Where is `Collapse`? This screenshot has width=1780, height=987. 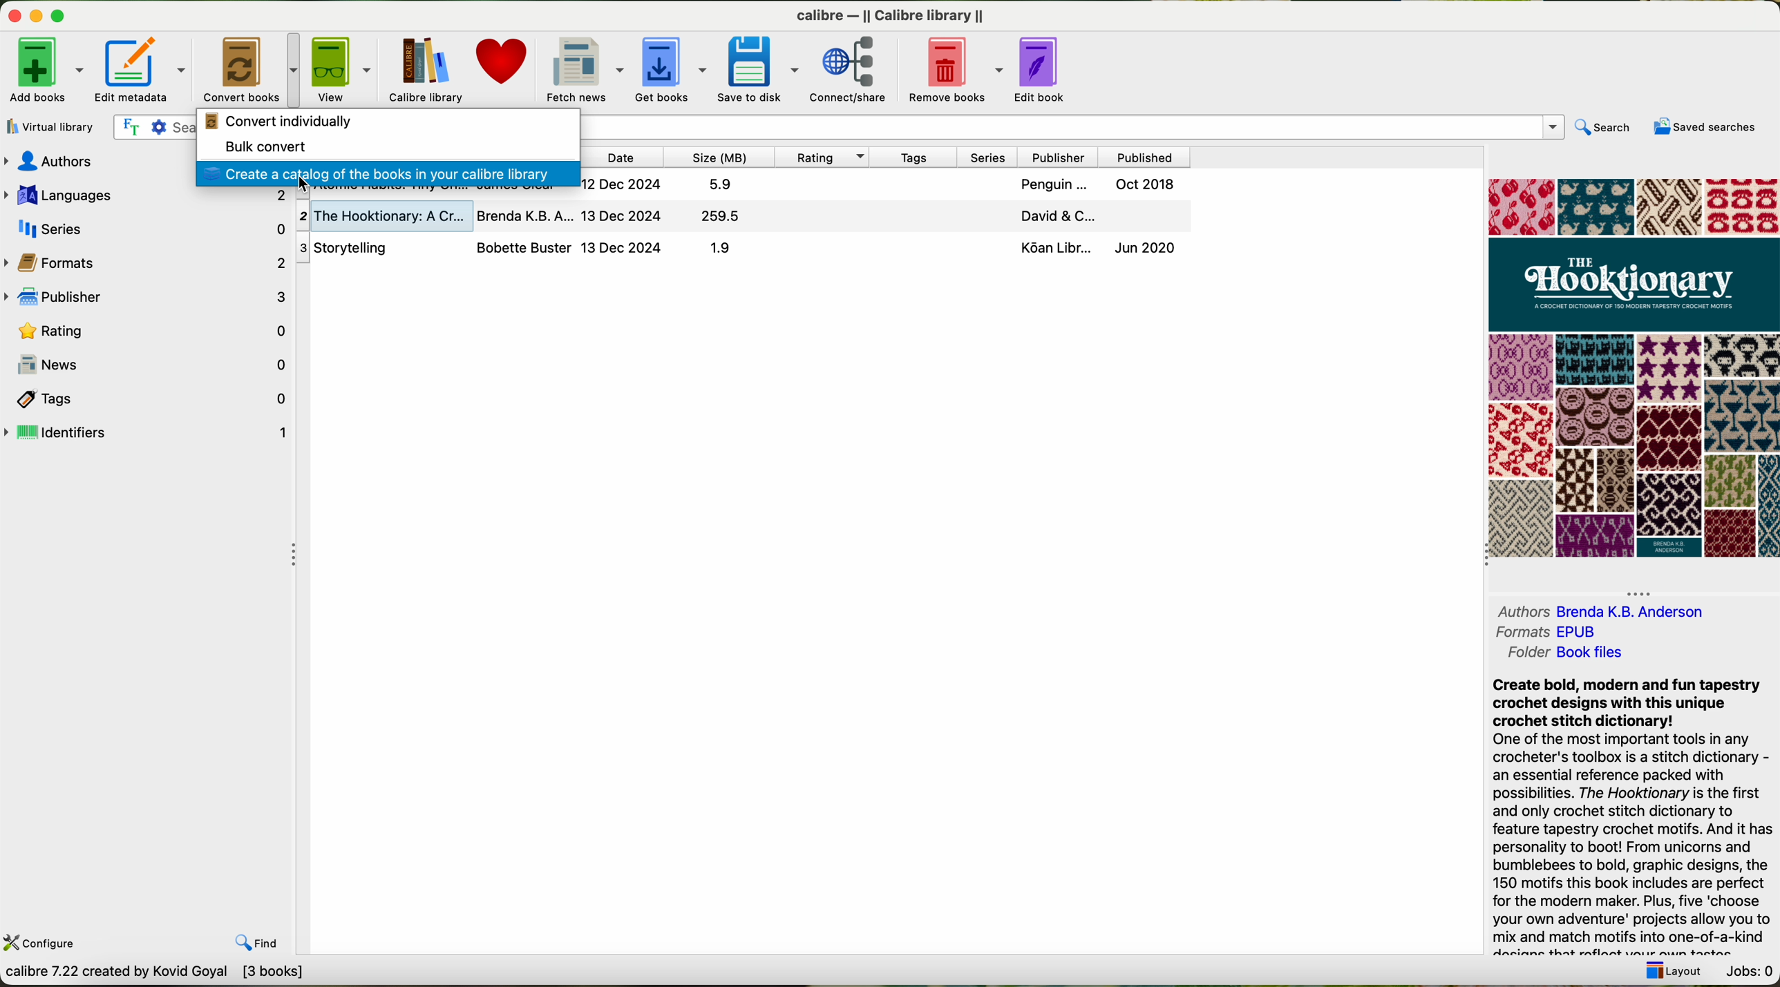 Collapse is located at coordinates (1479, 559).